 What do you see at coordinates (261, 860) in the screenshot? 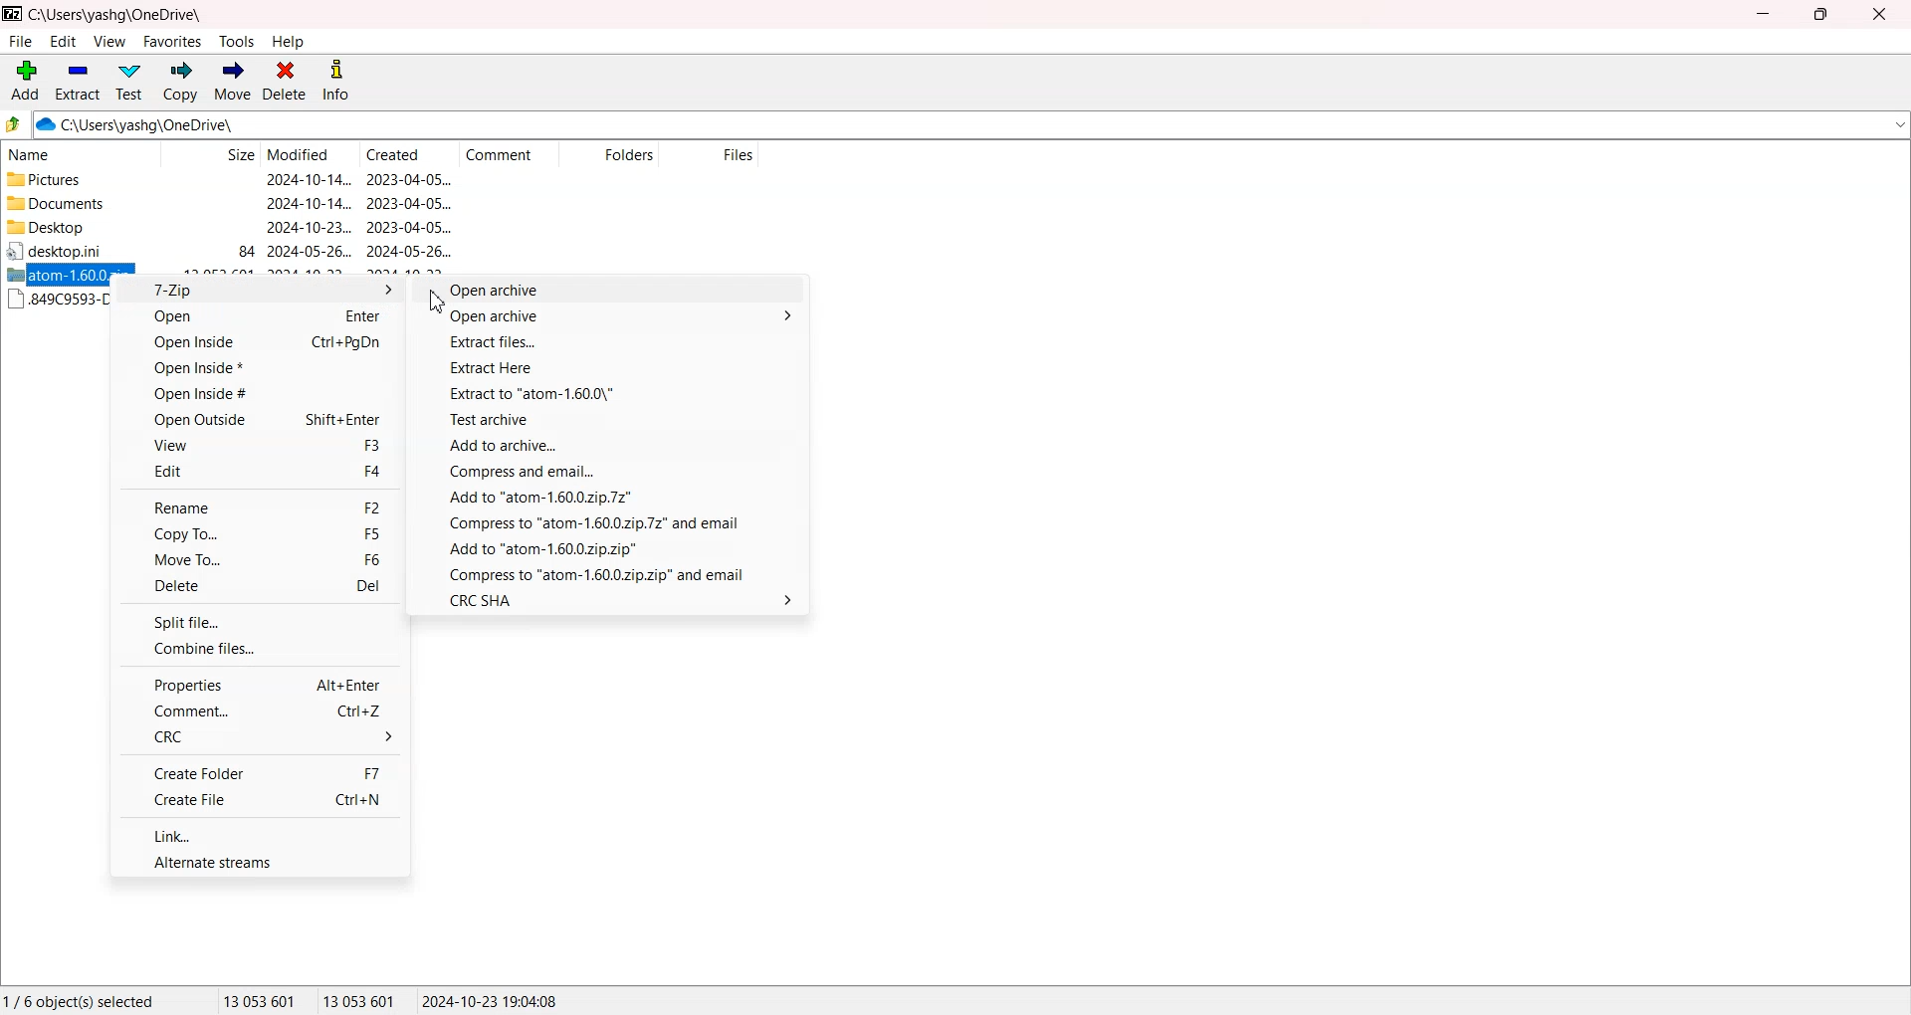
I see `Alternate Streams` at bounding box center [261, 860].